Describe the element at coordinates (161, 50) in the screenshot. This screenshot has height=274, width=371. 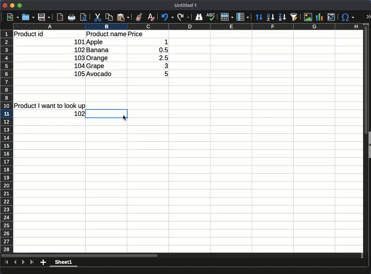
I see `0.5` at that location.